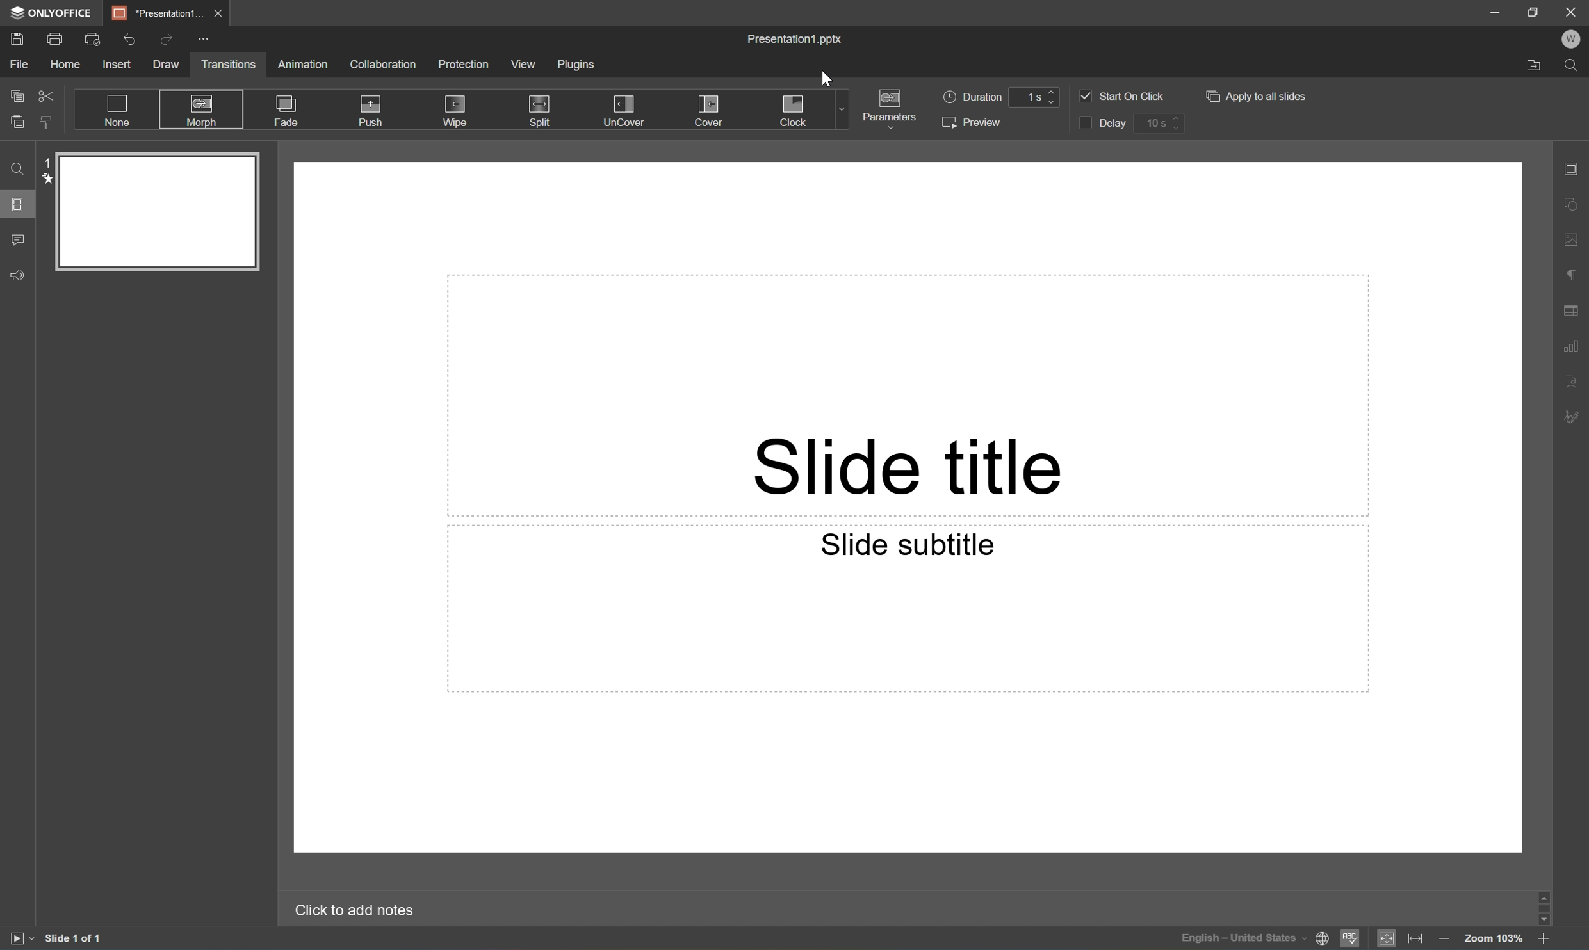 The width and height of the screenshot is (1589, 950). What do you see at coordinates (54, 13) in the screenshot?
I see `ONLYOFFICE` at bounding box center [54, 13].